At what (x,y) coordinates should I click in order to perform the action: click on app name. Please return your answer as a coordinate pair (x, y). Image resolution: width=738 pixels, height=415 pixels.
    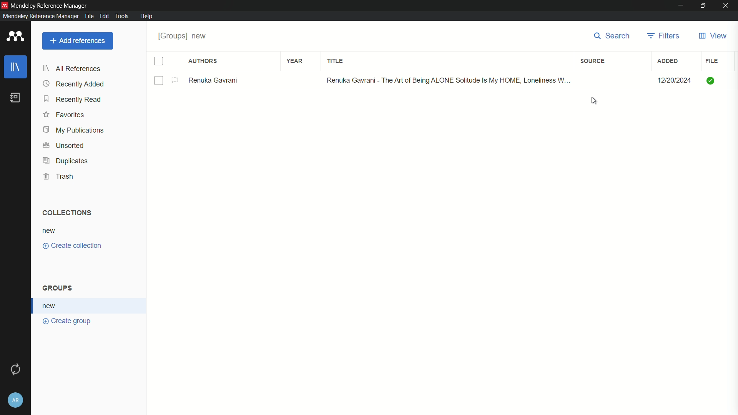
    Looking at the image, I should click on (50, 5).